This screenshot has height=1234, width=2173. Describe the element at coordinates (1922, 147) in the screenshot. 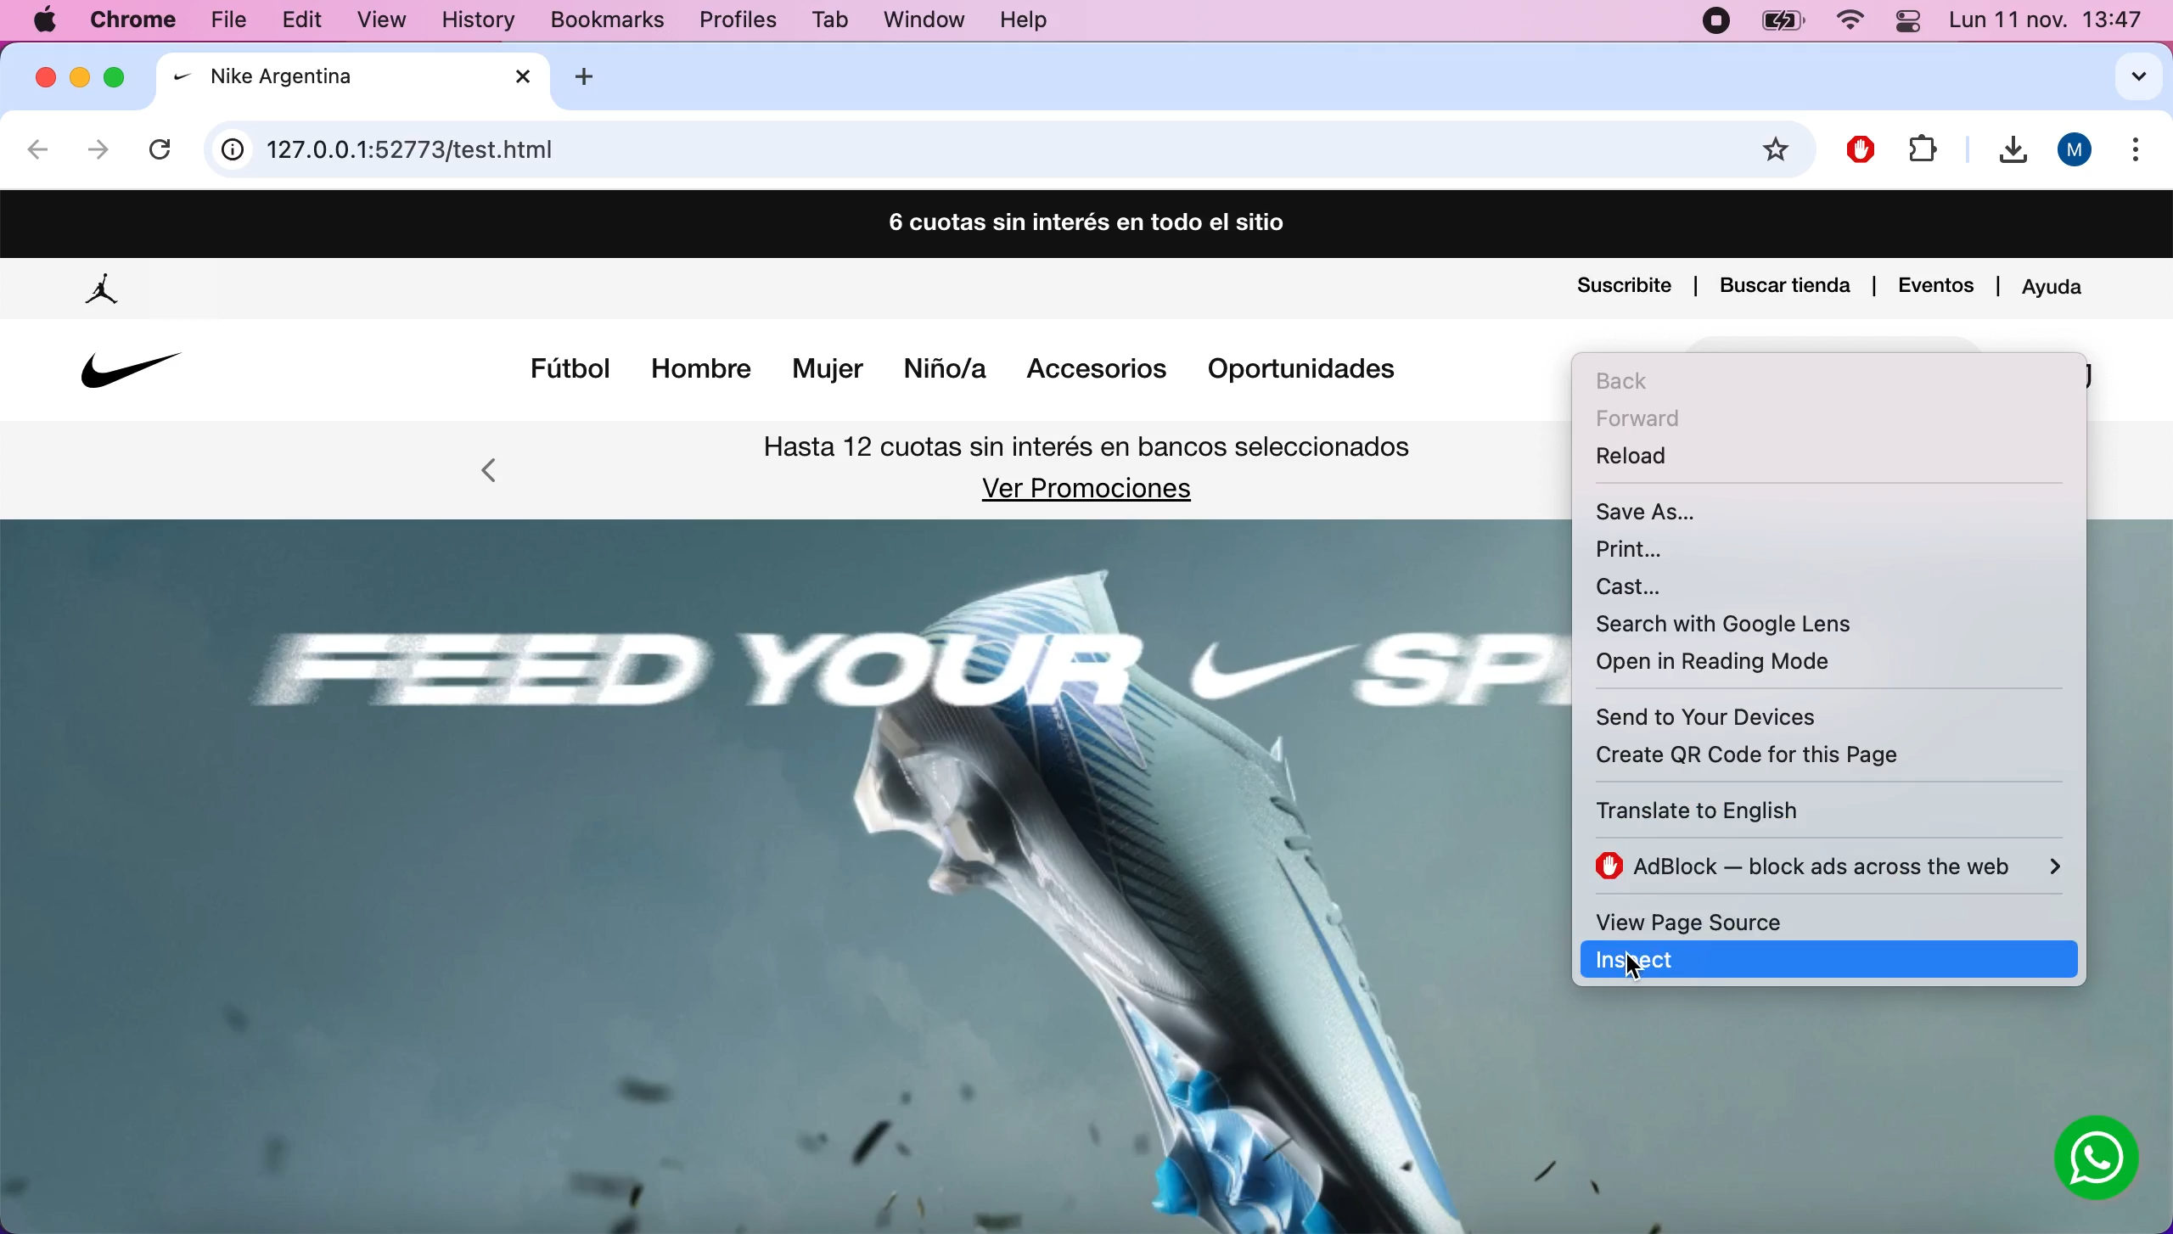

I see `file` at that location.